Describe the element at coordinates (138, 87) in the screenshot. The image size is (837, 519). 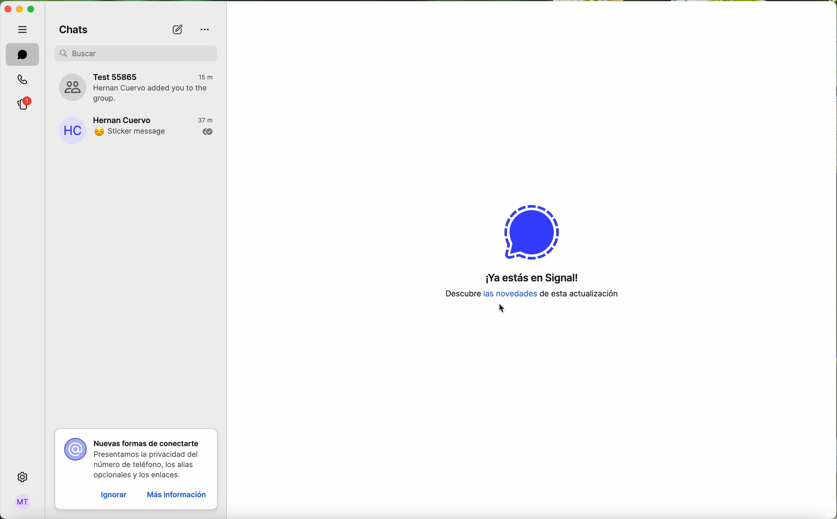
I see `test group` at that location.